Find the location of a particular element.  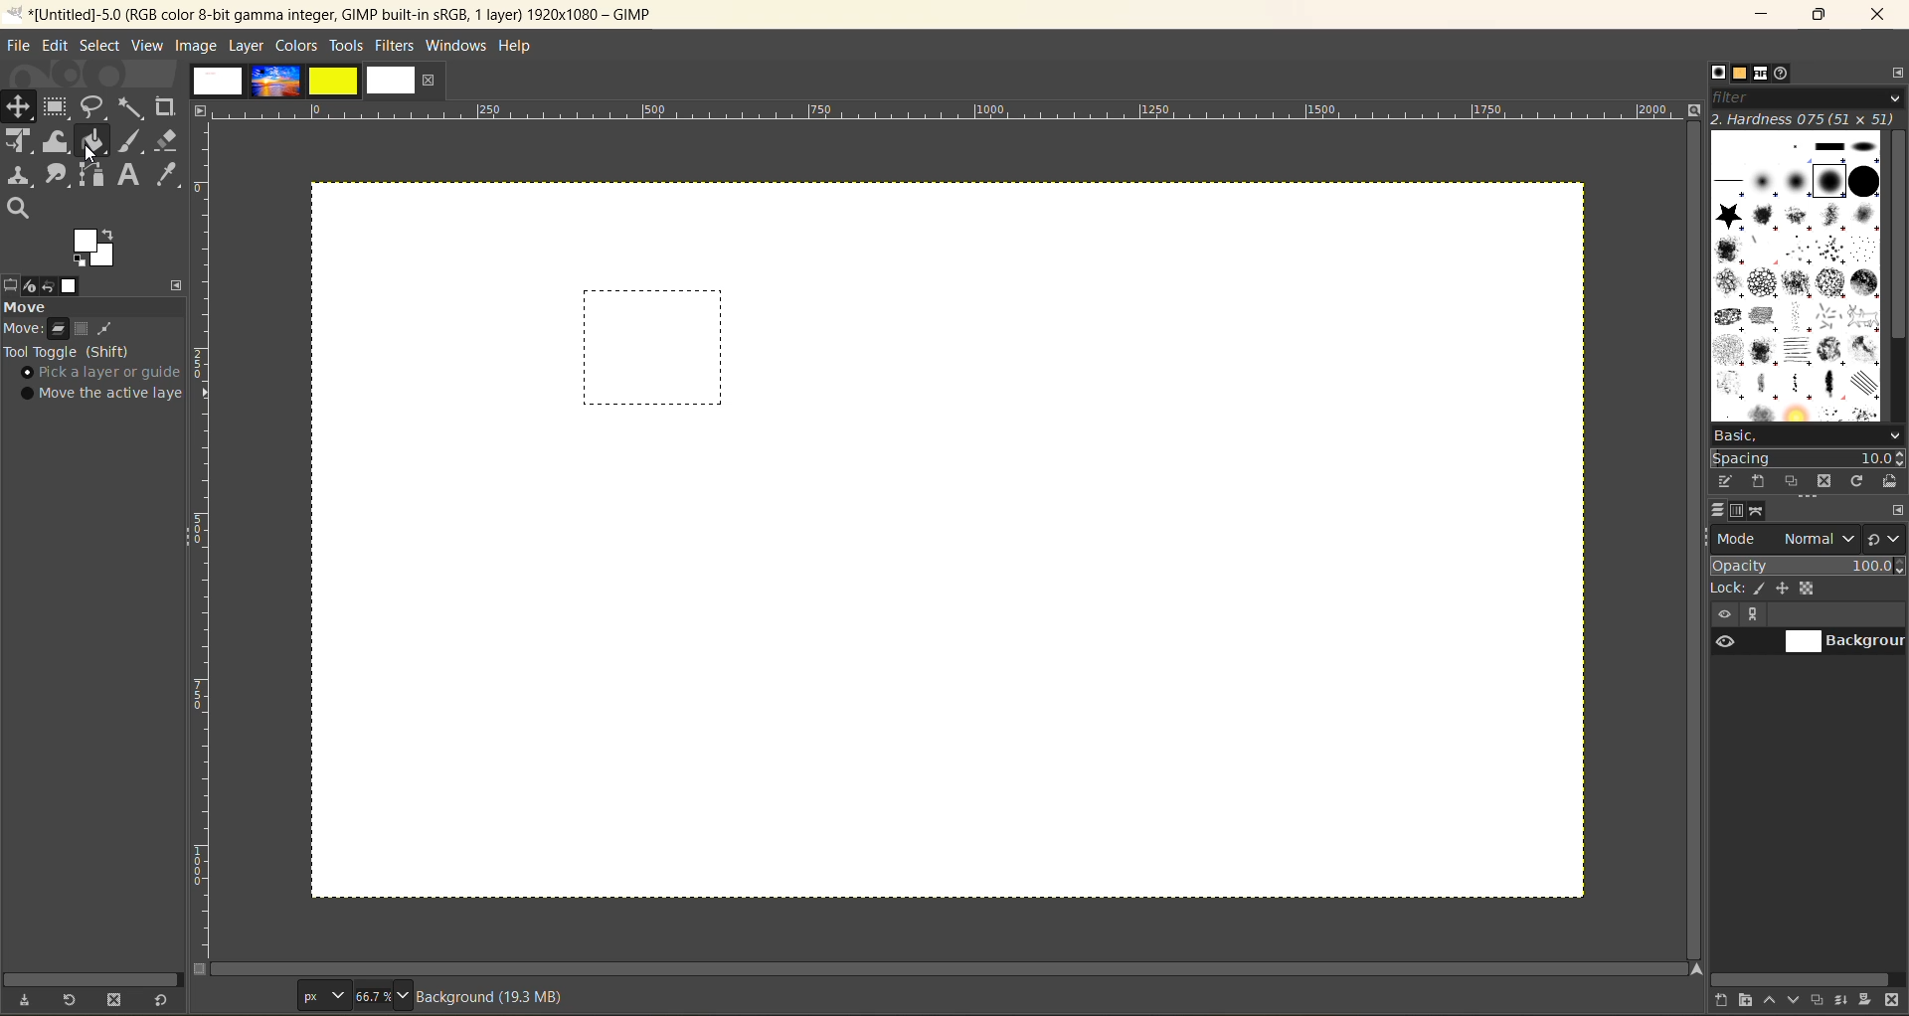

more is located at coordinates (1759, 615).